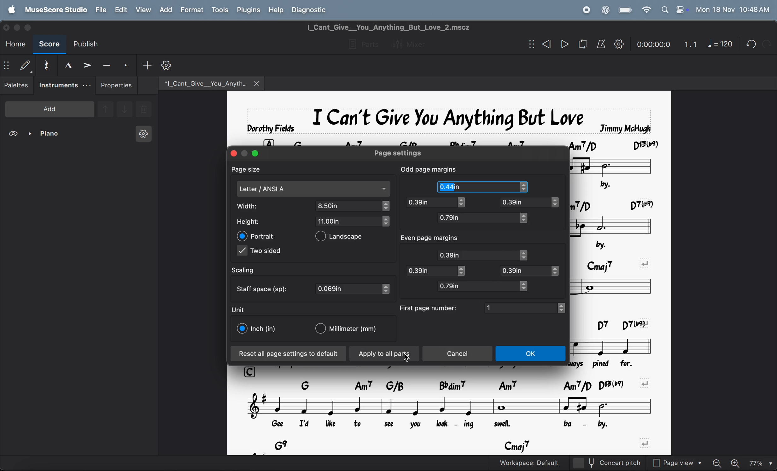  Describe the element at coordinates (475, 140) in the screenshot. I see `chord symbols` at that location.